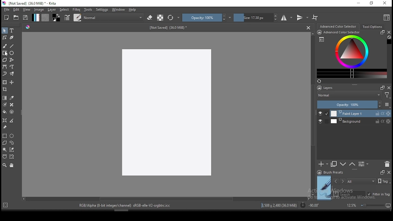  I want to click on preserve alpha, so click(160, 18).